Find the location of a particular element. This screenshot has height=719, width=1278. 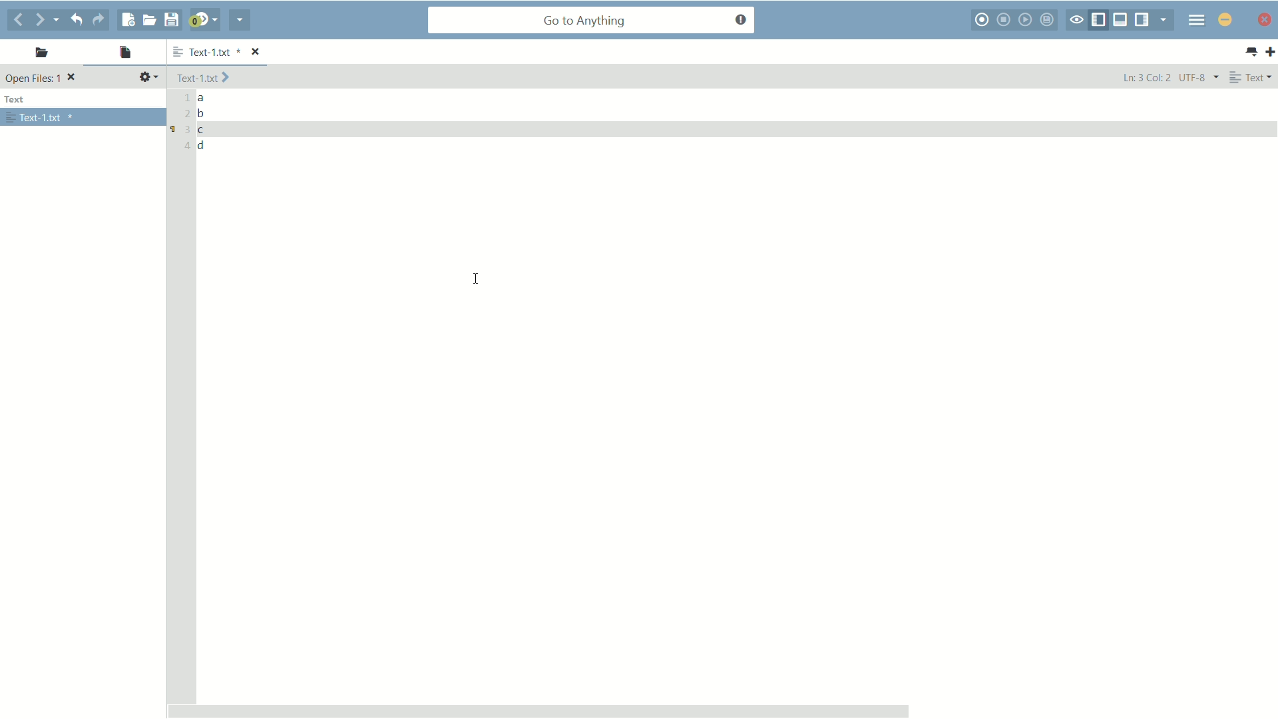

1 2 3 4 is located at coordinates (186, 124).